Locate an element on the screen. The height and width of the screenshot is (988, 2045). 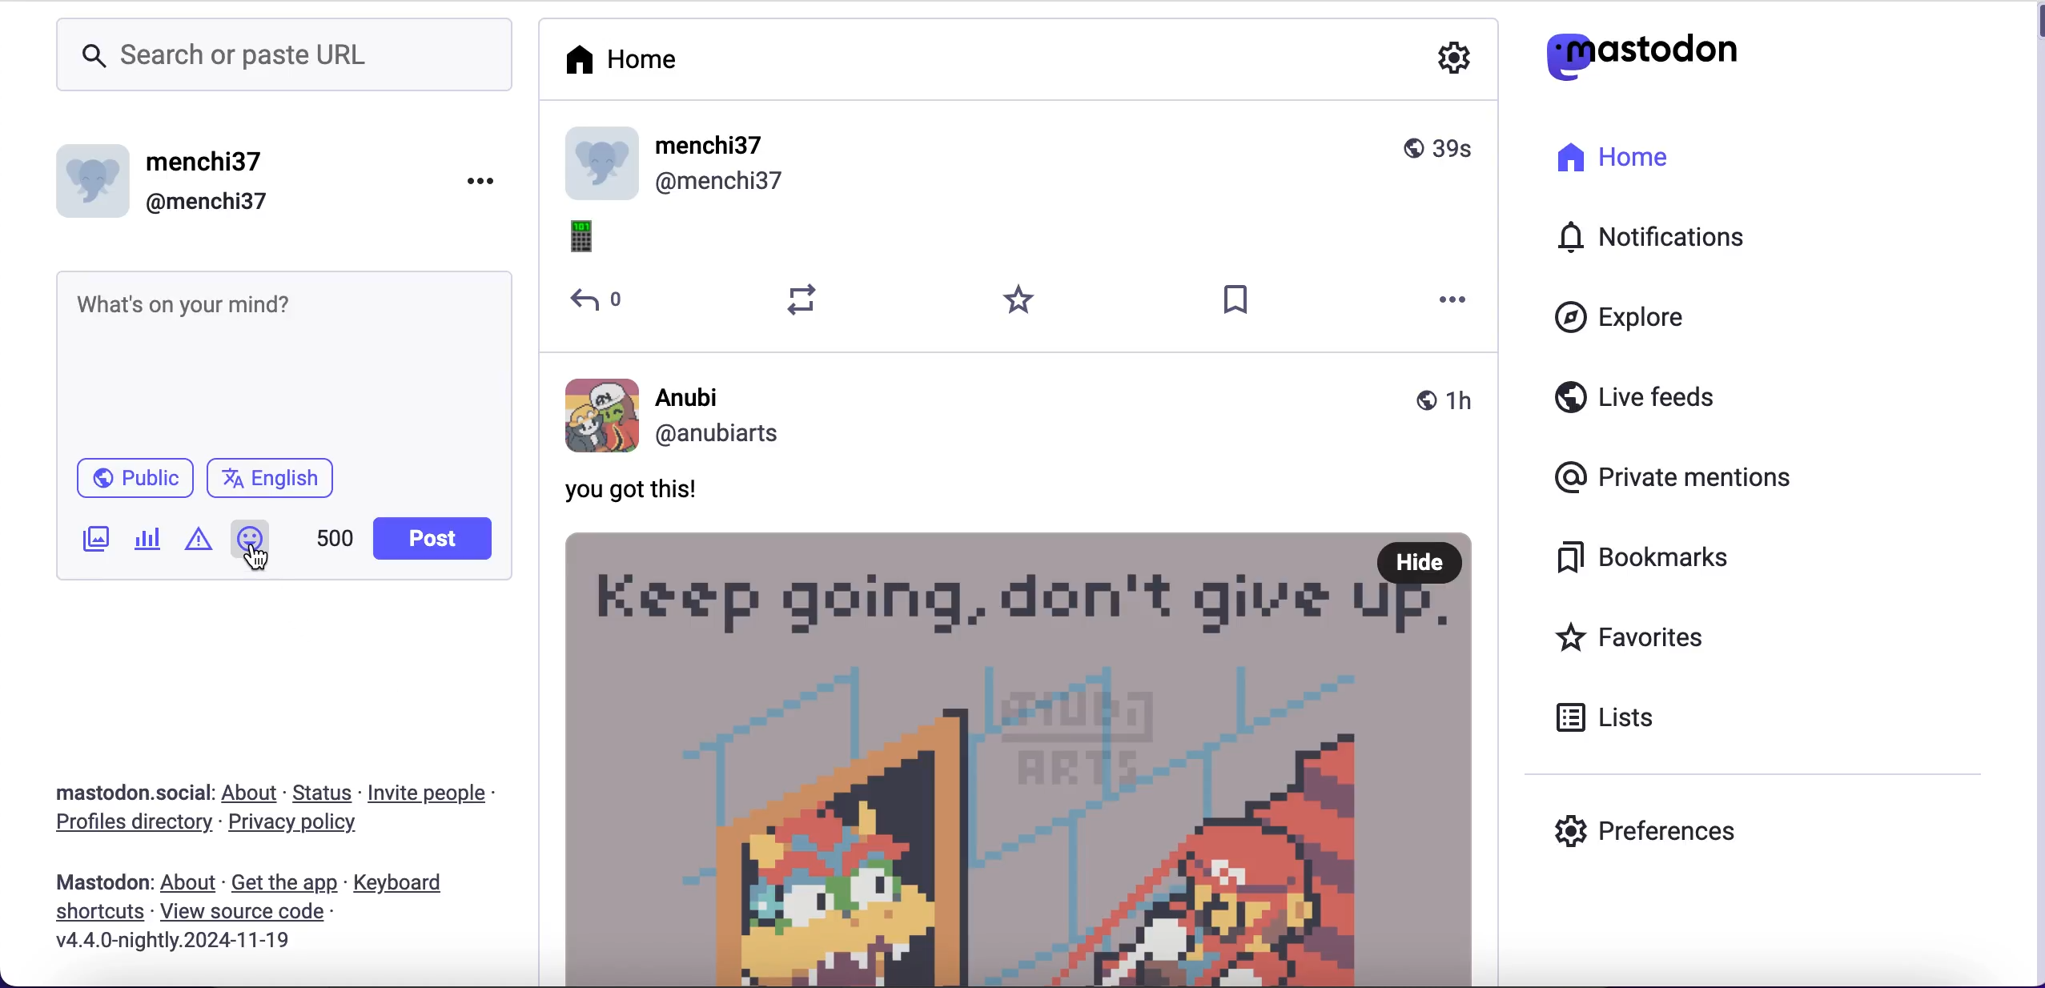
save is located at coordinates (1237, 301).